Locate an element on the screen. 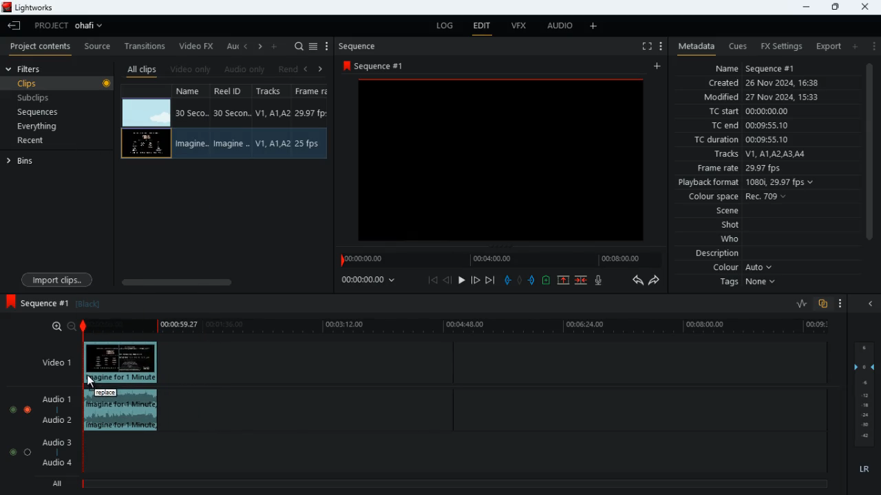 The image size is (881, 495). scene is located at coordinates (721, 211).